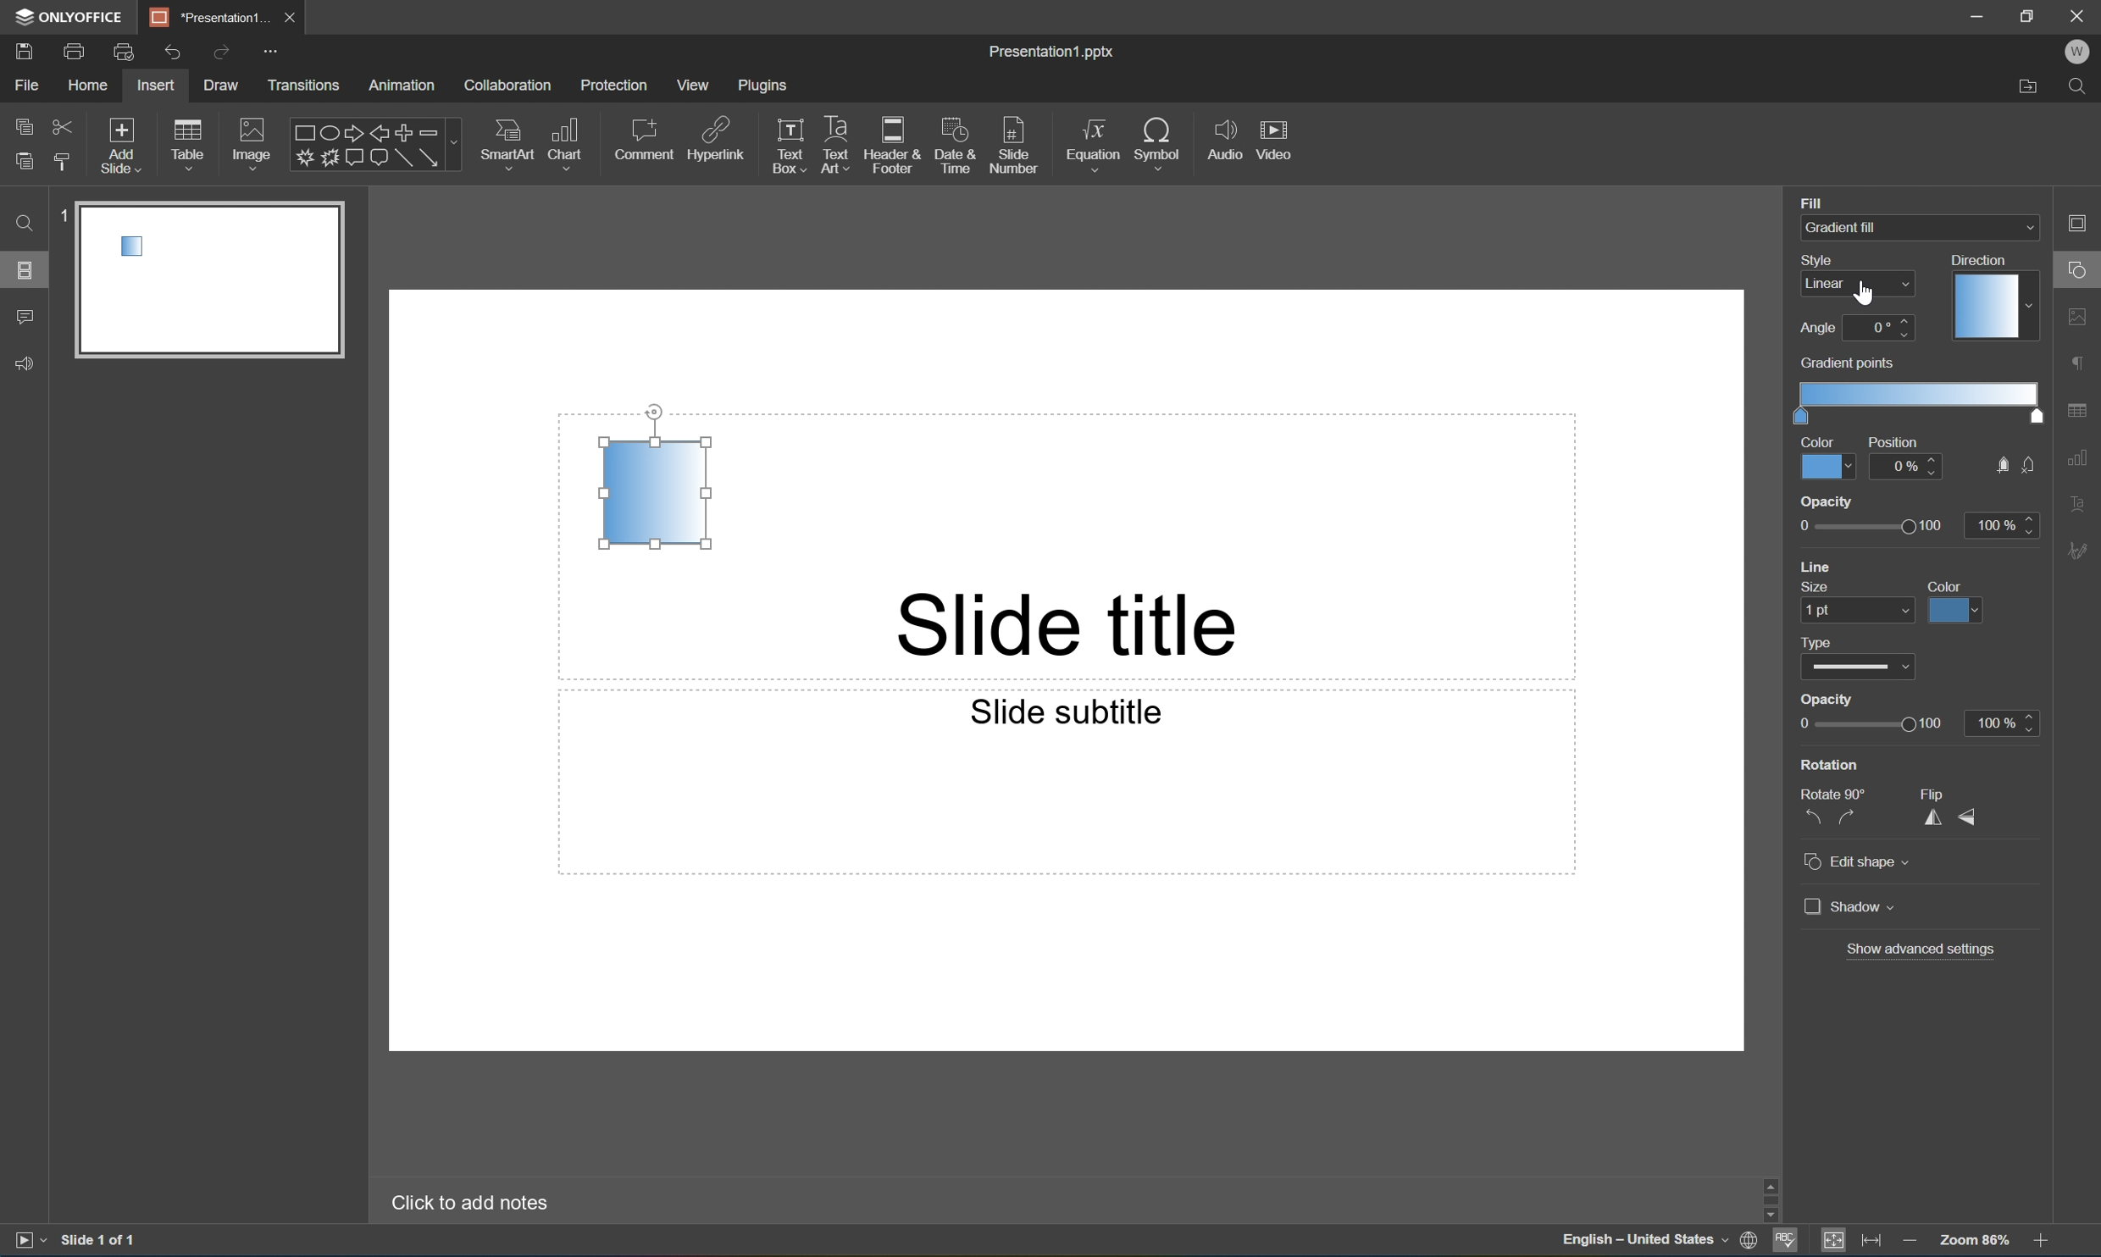 The height and width of the screenshot is (1257, 2101). Describe the element at coordinates (506, 141) in the screenshot. I see `SmartArt` at that location.